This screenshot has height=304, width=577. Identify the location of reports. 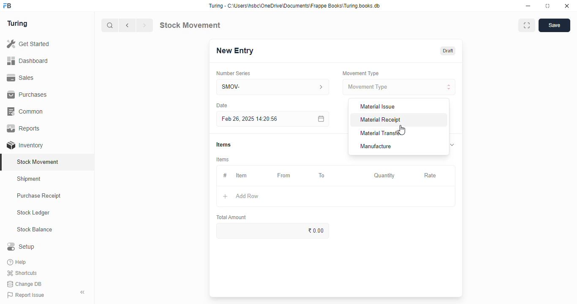
(24, 128).